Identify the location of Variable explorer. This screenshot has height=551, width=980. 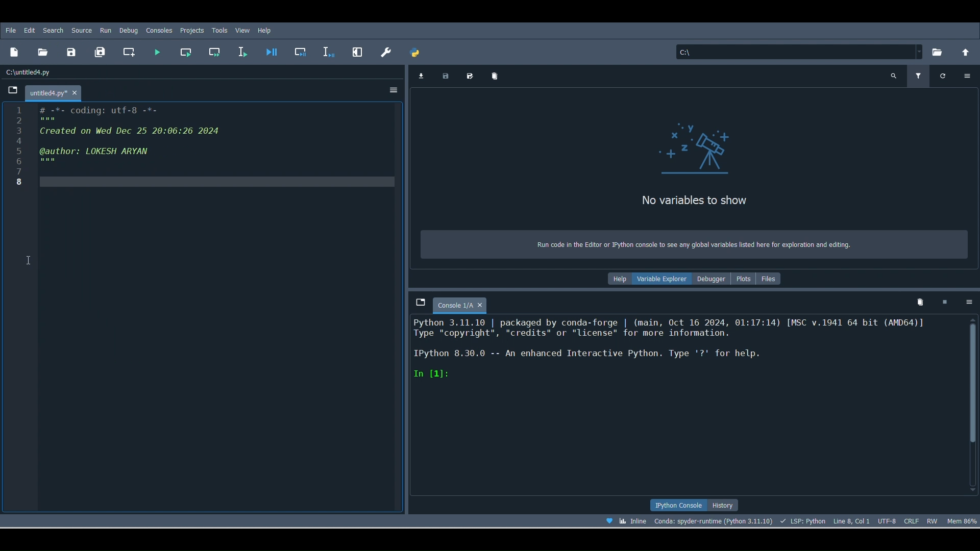
(662, 281).